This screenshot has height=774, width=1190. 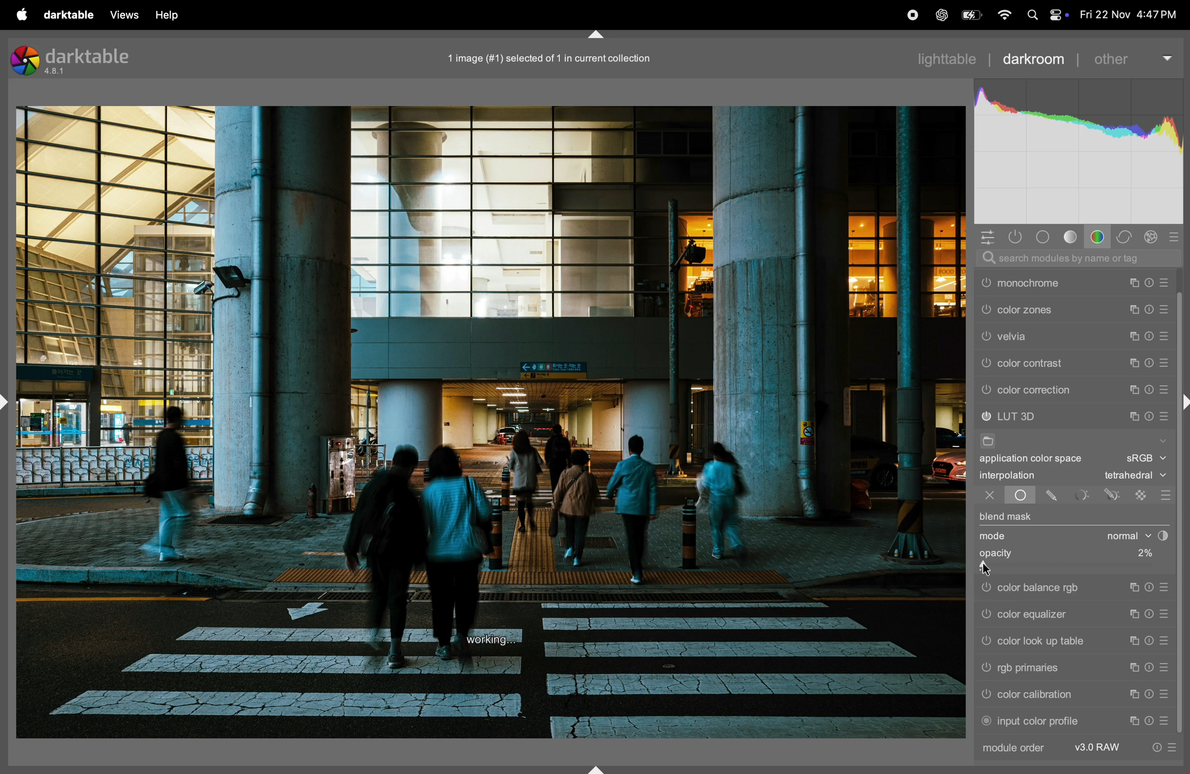 What do you see at coordinates (985, 588) in the screenshot?
I see `color balance rgb switched off` at bounding box center [985, 588].